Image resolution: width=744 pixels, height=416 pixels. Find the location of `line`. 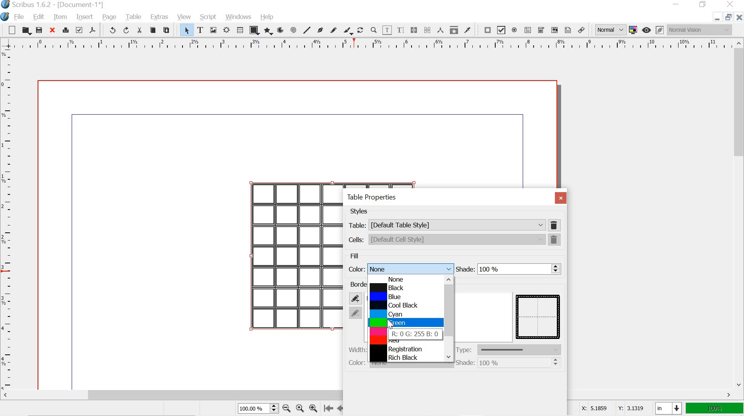

line is located at coordinates (308, 29).